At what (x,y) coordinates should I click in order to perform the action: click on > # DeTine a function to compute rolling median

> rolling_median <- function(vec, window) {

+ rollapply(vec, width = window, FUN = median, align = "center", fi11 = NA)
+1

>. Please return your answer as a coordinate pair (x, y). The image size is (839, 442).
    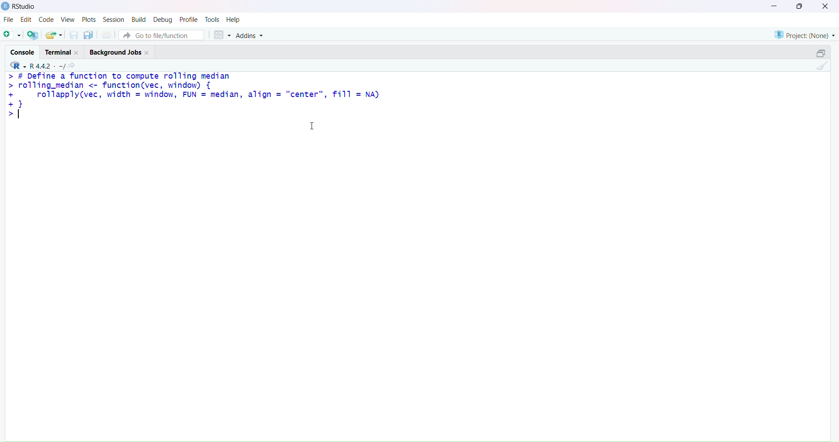
    Looking at the image, I should click on (194, 96).